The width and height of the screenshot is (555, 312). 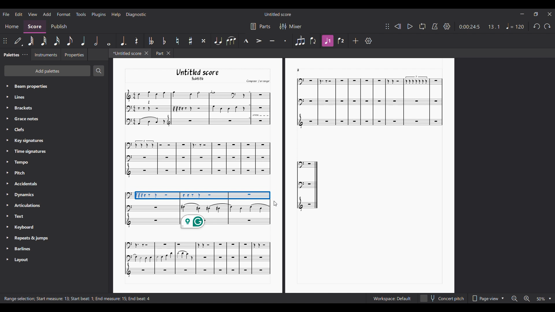 I want to click on View menu, so click(x=33, y=14).